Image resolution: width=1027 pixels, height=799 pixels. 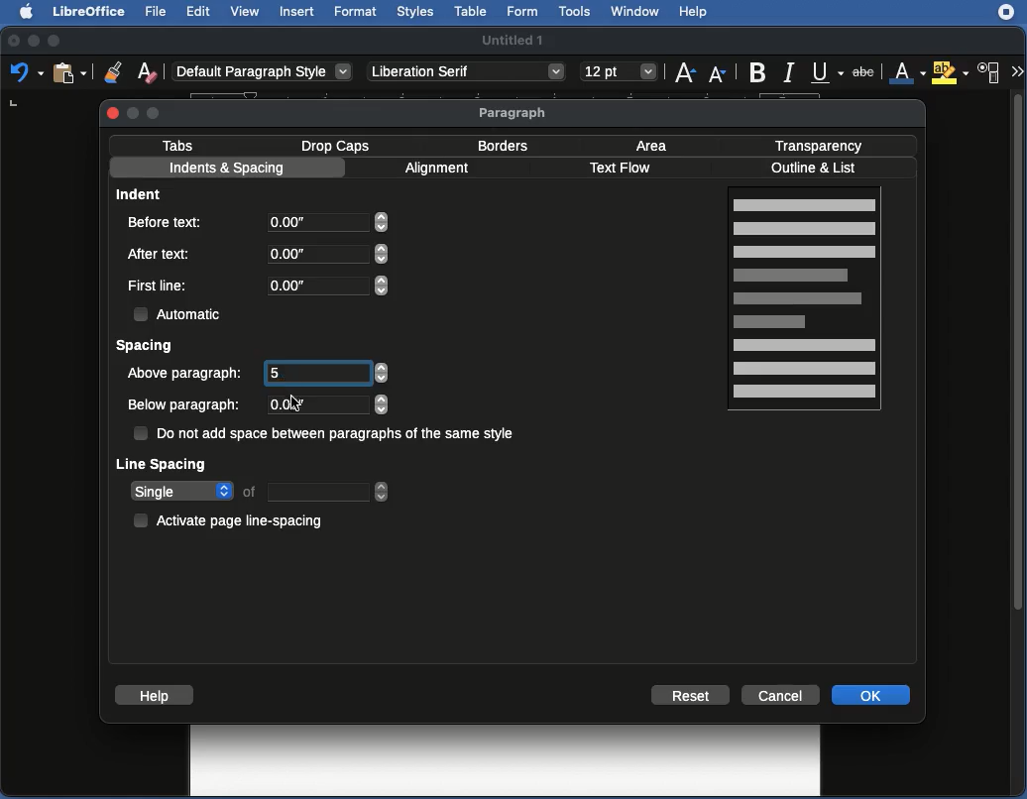 I want to click on Cancel, so click(x=782, y=694).